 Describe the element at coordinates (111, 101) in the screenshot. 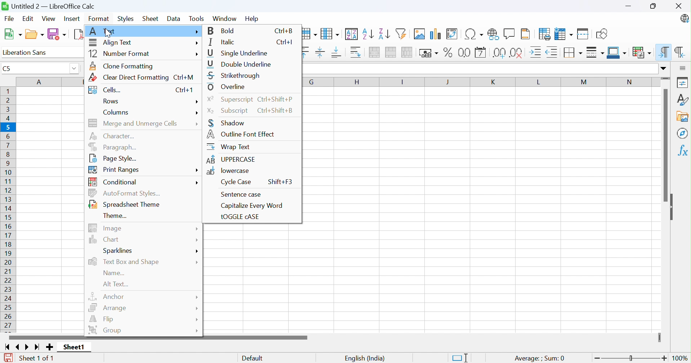

I see `Rows` at that location.